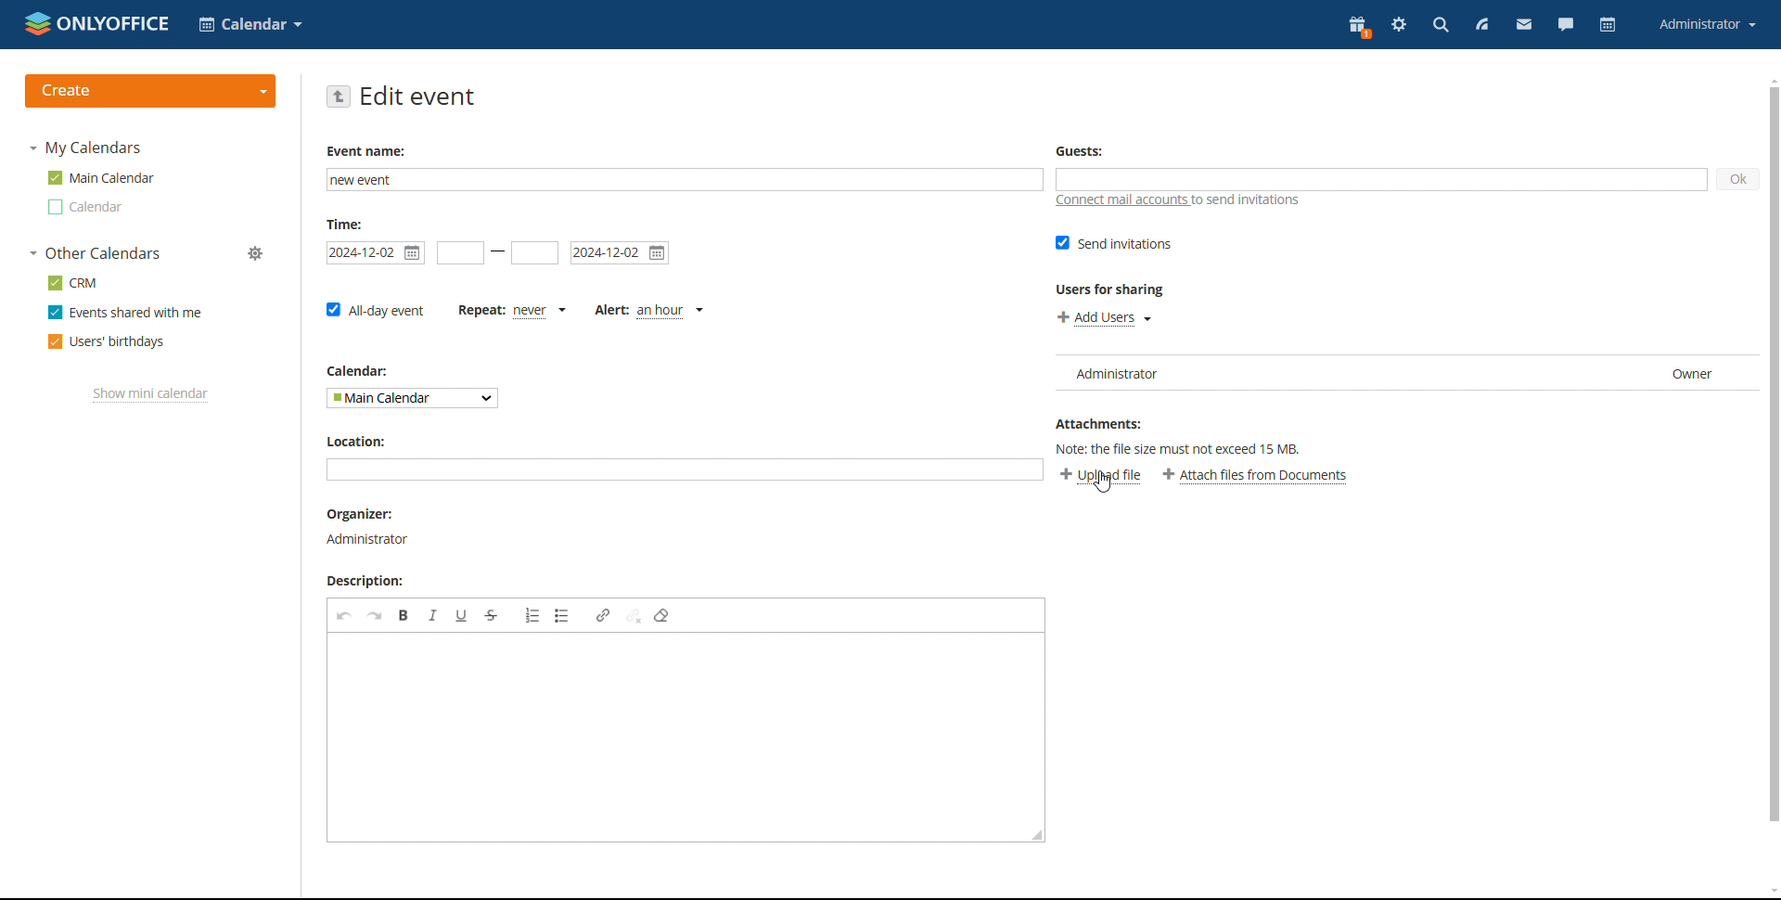 The width and height of the screenshot is (1781, 900). I want to click on present, so click(1358, 27).